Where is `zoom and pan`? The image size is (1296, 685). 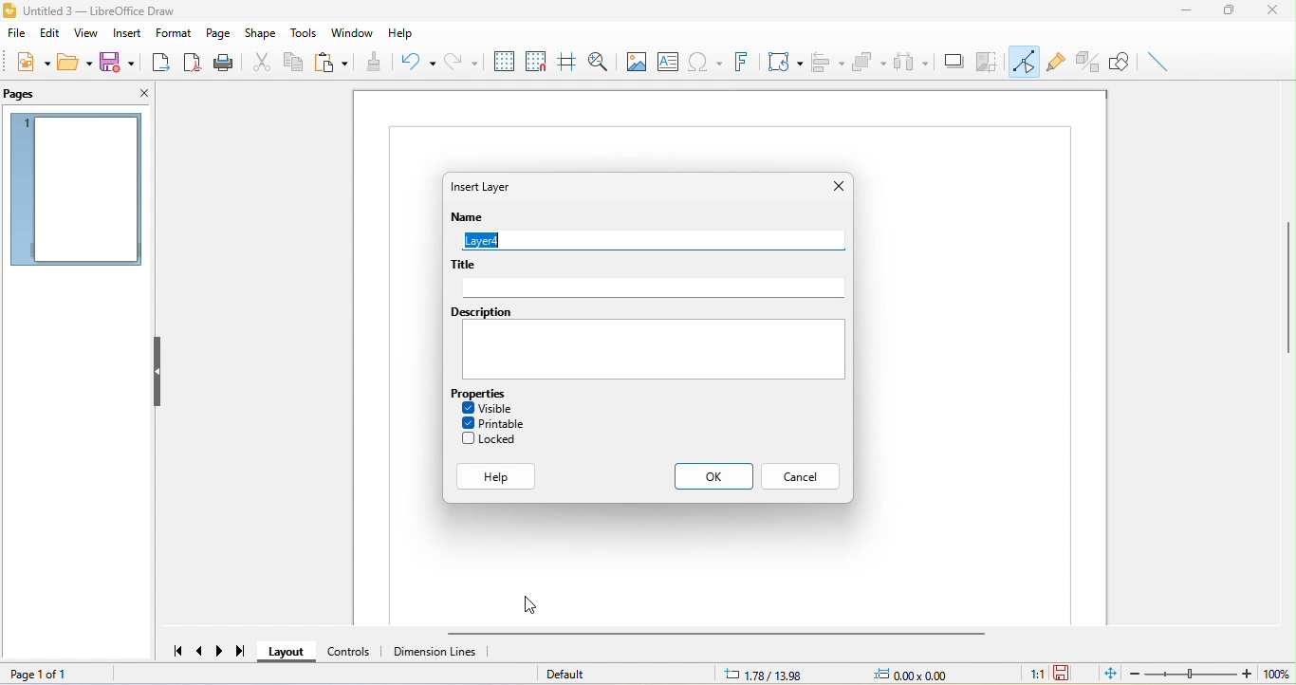 zoom and pan is located at coordinates (600, 62).